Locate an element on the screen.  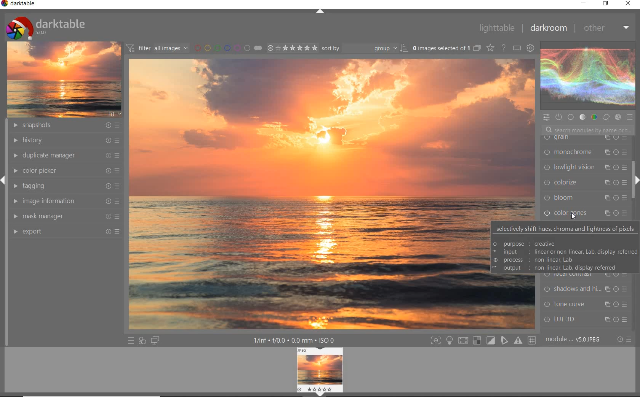
SCROLLBAR is located at coordinates (635, 155).